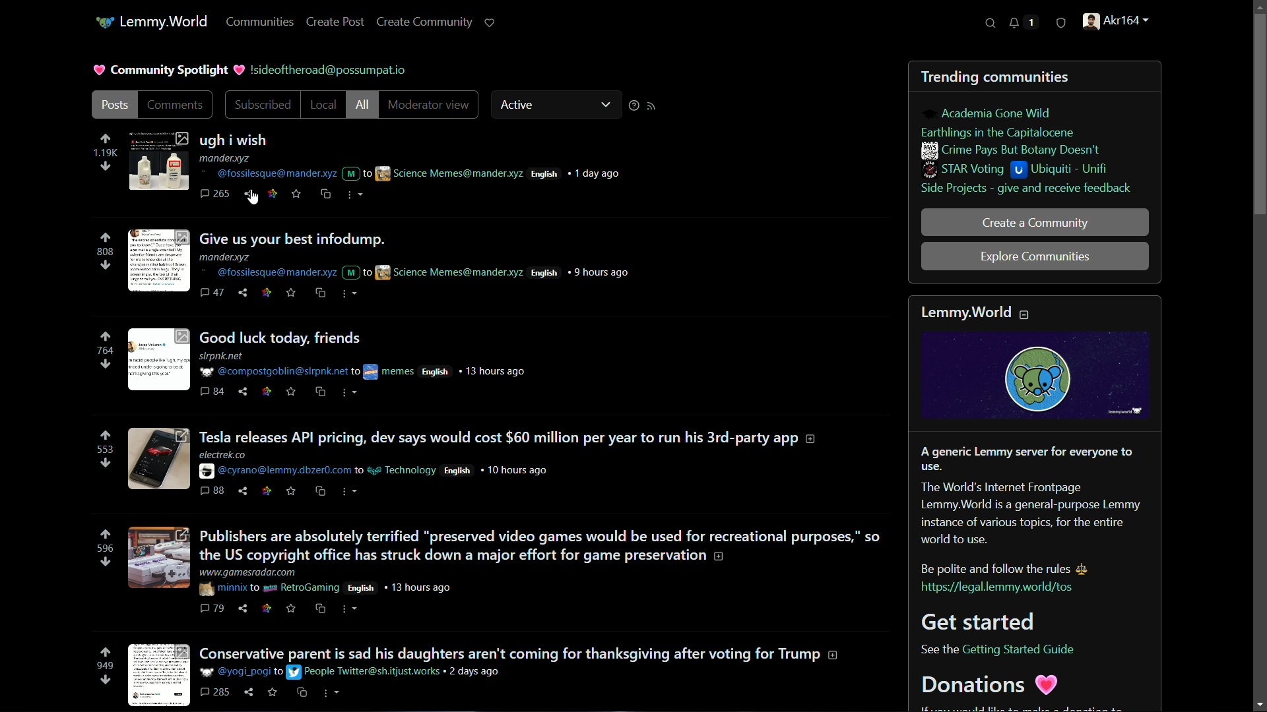 The image size is (1267, 712). I want to click on more actions, so click(349, 295).